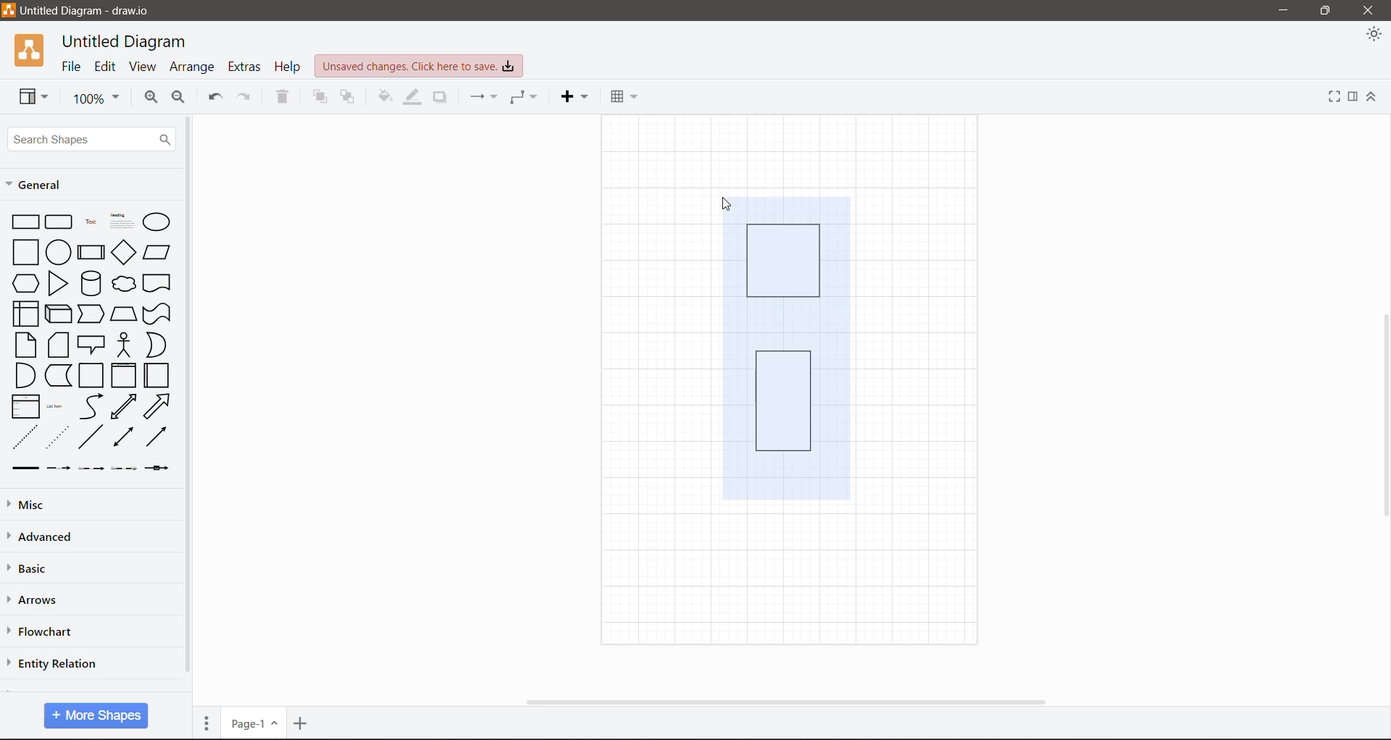  I want to click on , so click(127, 41).